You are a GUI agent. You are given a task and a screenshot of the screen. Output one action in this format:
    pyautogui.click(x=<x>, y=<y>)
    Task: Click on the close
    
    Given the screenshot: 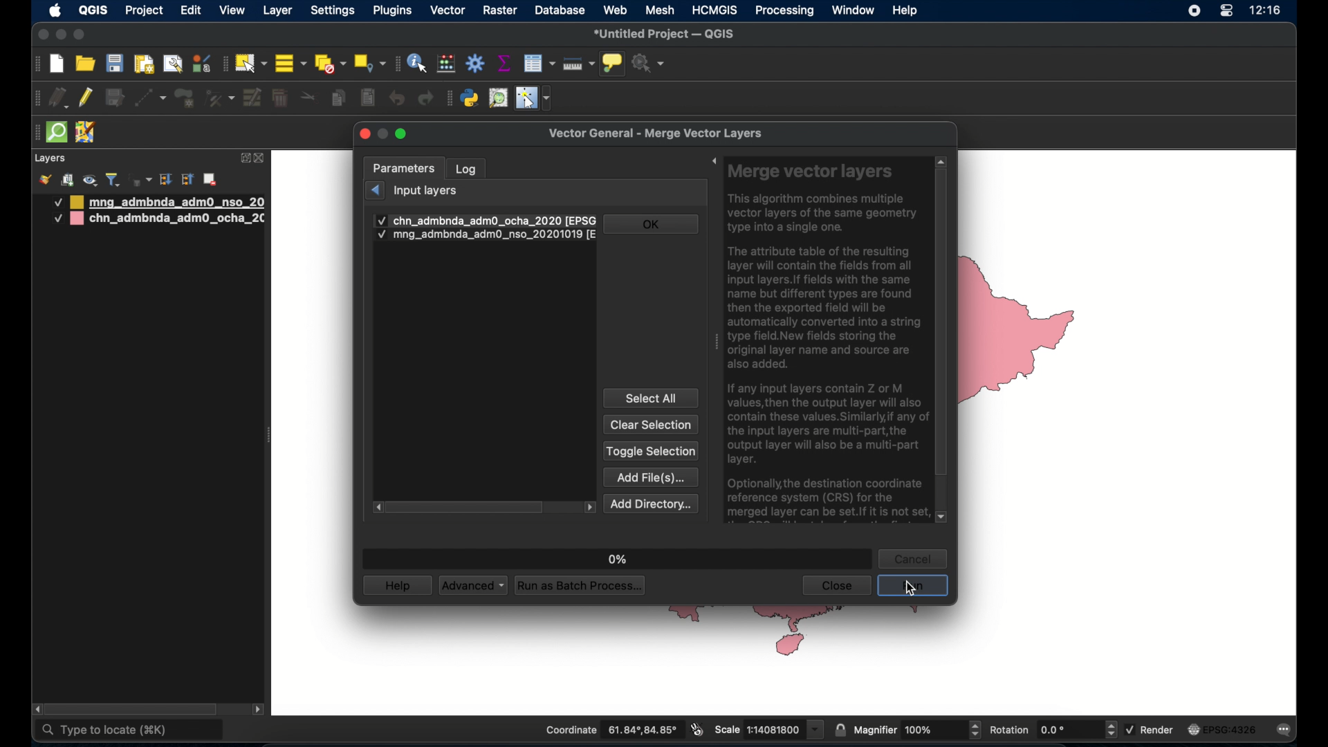 What is the action you would take?
    pyautogui.click(x=41, y=35)
    